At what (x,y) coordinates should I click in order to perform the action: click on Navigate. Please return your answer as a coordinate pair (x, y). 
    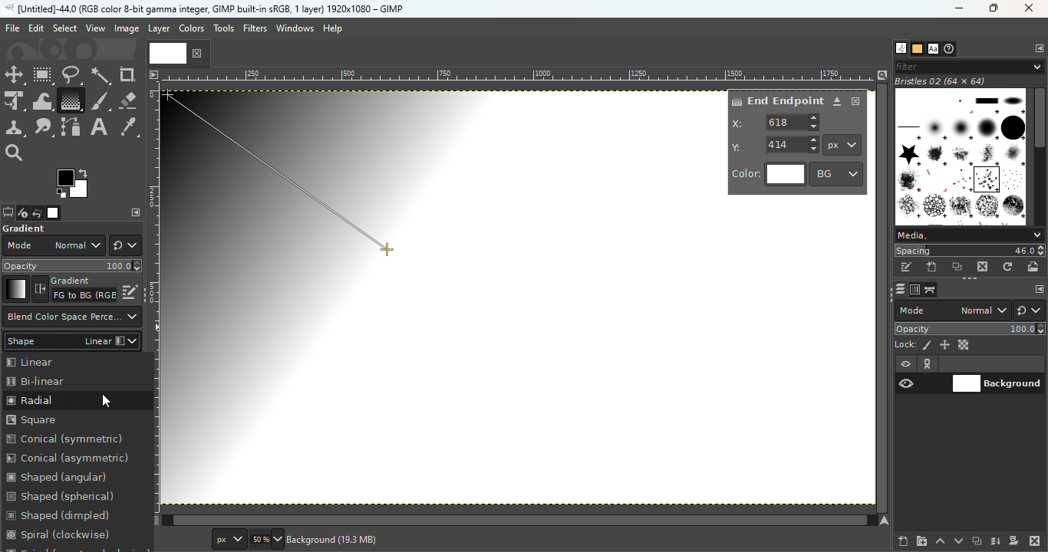
    Looking at the image, I should click on (886, 521).